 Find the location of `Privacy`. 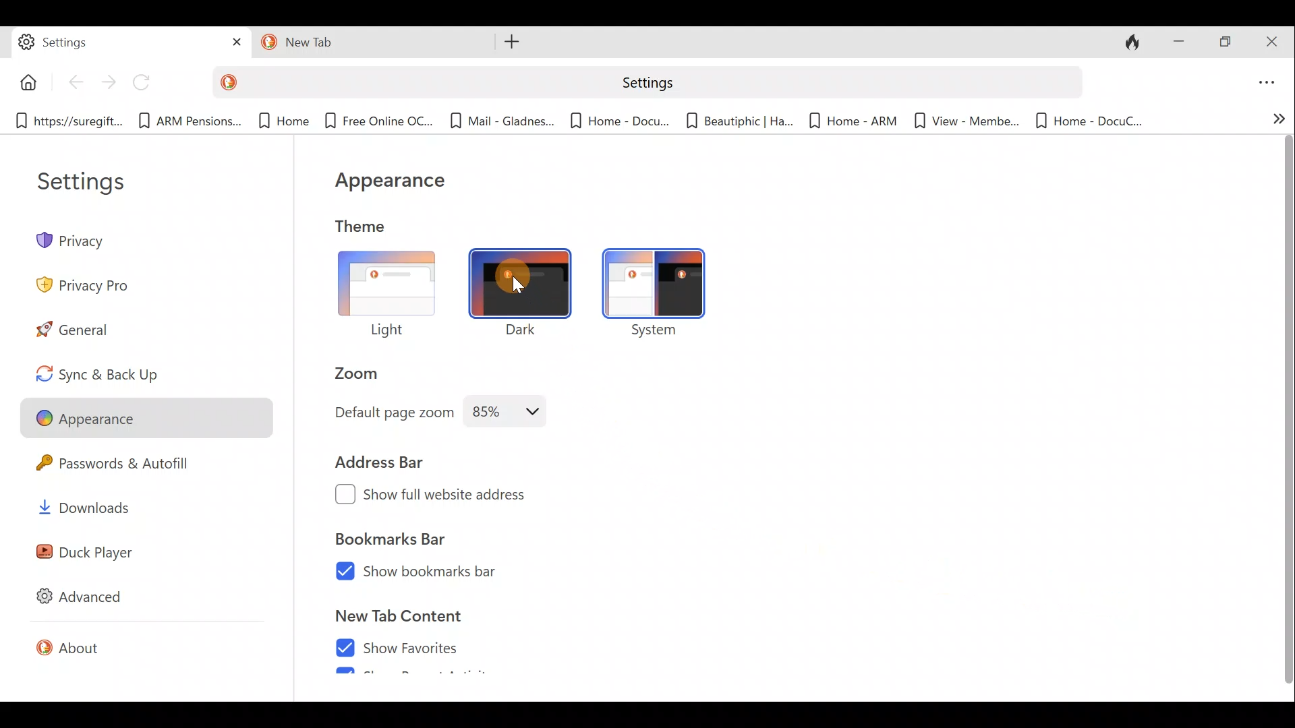

Privacy is located at coordinates (78, 240).